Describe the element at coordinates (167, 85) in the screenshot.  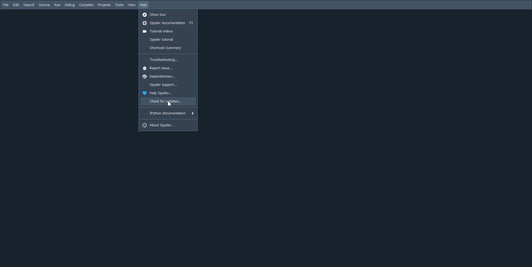
I see `Spyder support` at that location.